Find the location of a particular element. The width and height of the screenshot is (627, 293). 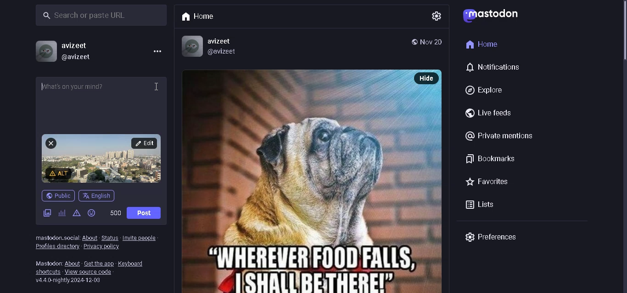

Profile Picture is located at coordinates (192, 45).